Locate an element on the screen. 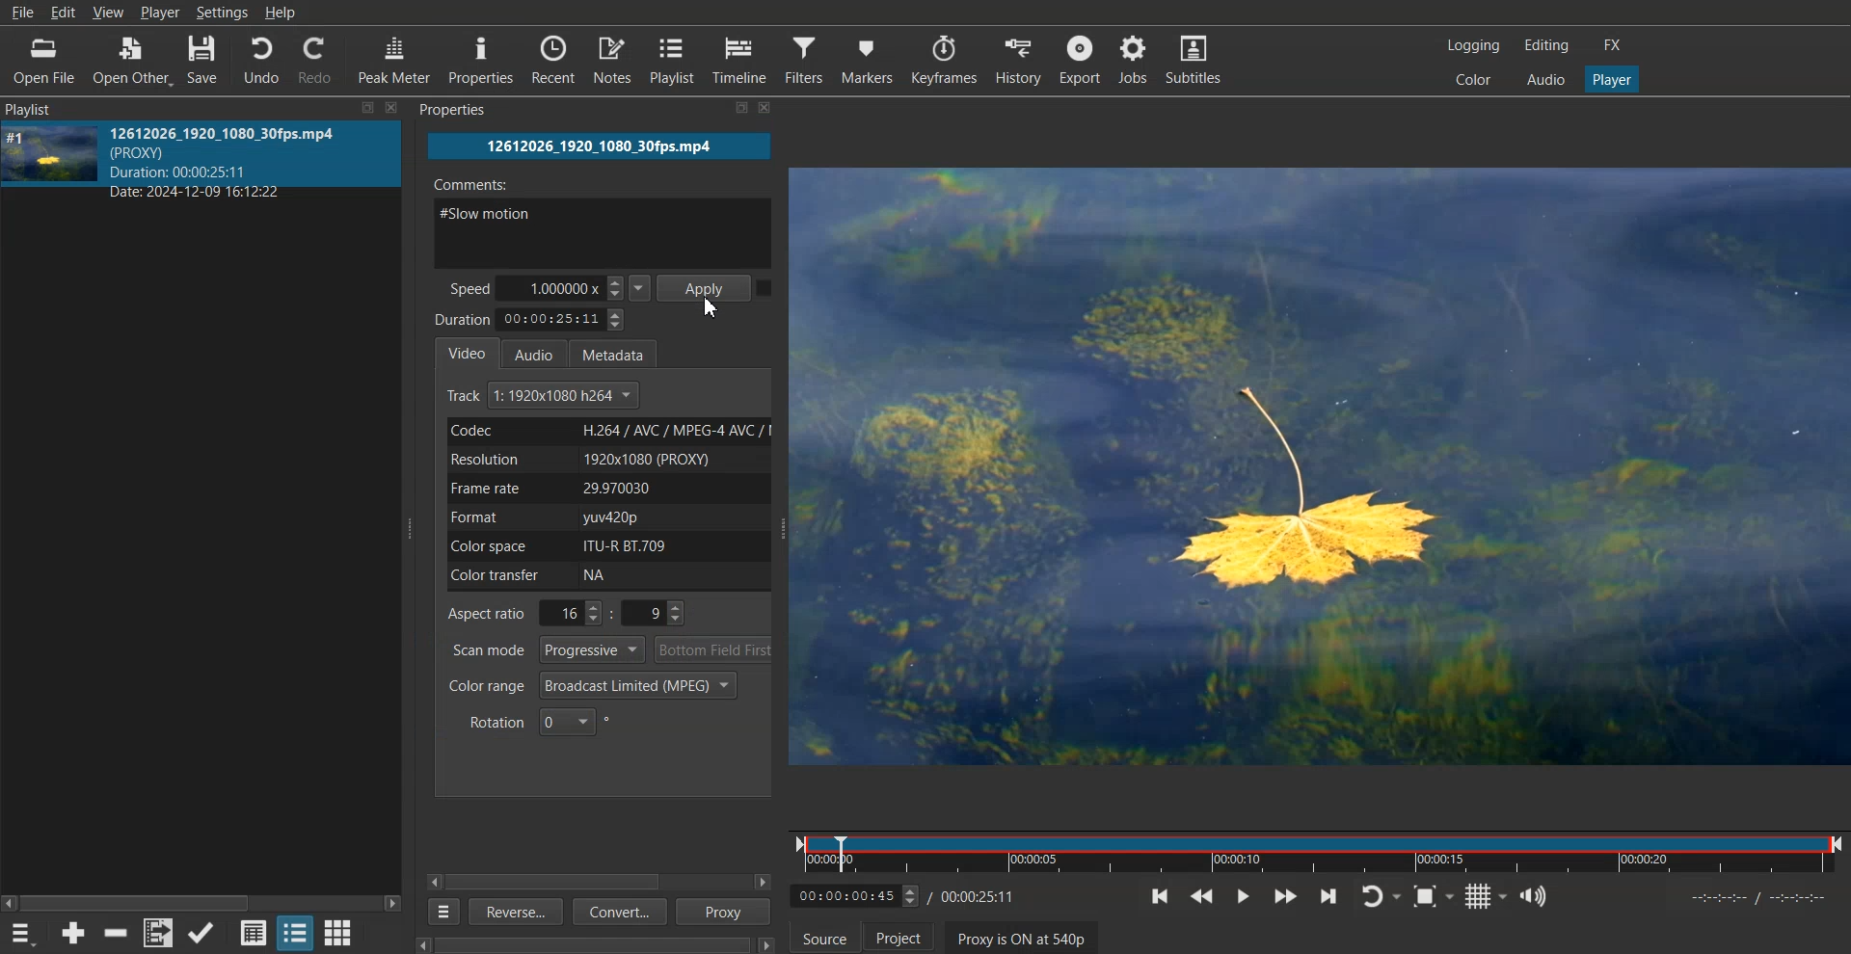  Jobs is located at coordinates (1137, 59).